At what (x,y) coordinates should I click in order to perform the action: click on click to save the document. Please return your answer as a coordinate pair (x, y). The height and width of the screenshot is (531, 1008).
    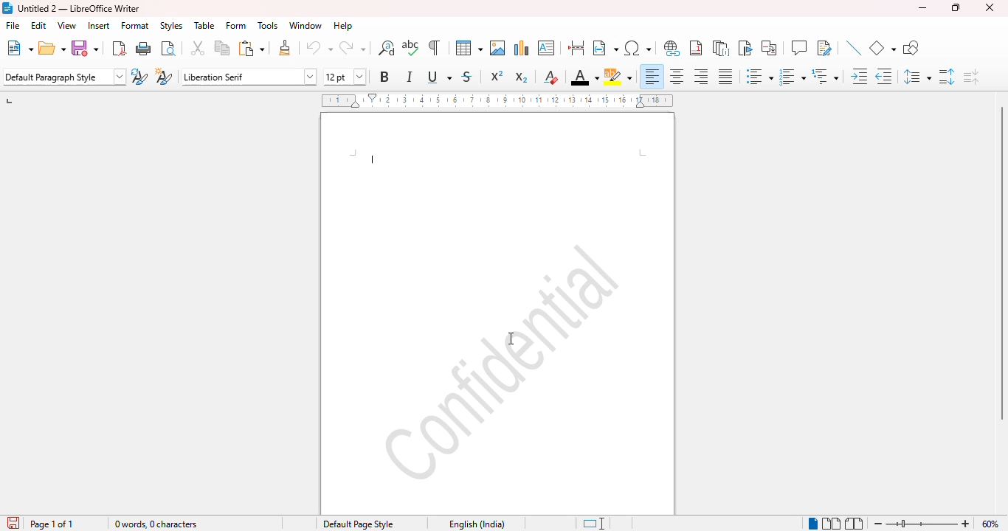
    Looking at the image, I should click on (13, 523).